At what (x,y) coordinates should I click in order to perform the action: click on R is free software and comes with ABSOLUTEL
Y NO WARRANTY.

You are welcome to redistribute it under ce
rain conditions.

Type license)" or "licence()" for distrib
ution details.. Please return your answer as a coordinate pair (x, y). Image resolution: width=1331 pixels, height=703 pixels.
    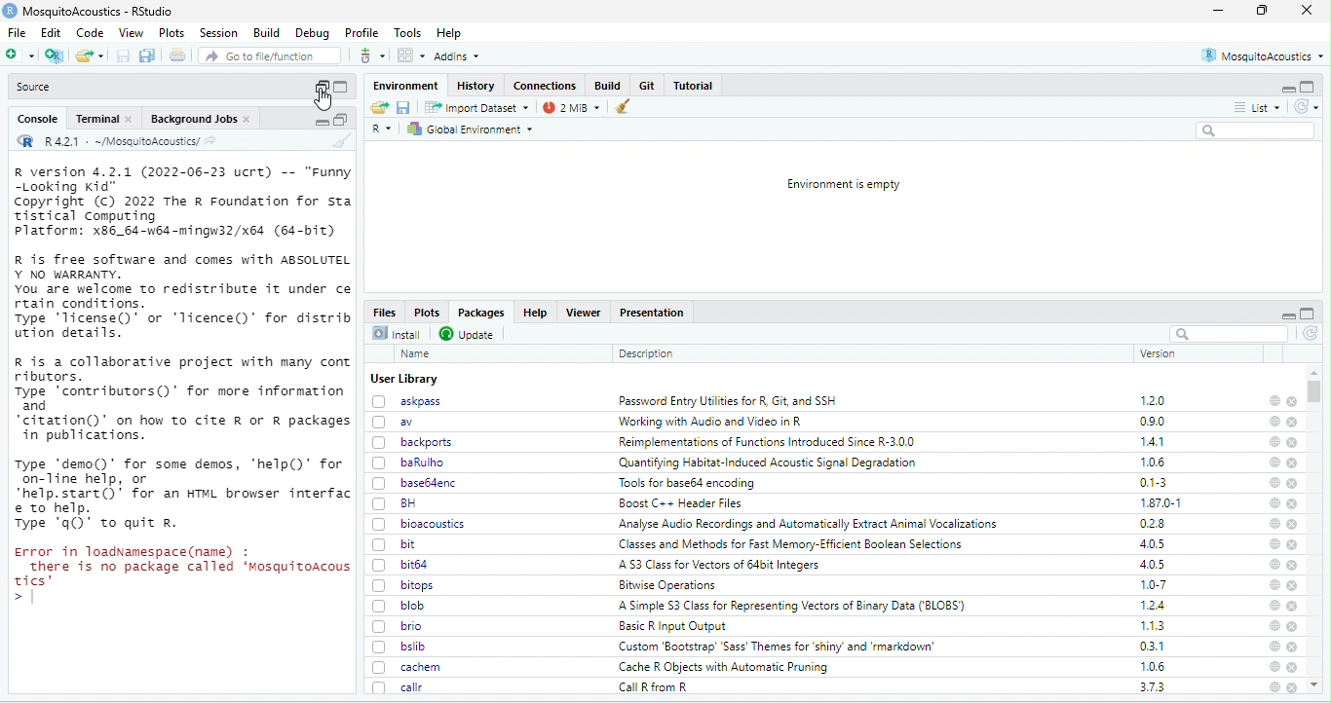
    Looking at the image, I should click on (183, 296).